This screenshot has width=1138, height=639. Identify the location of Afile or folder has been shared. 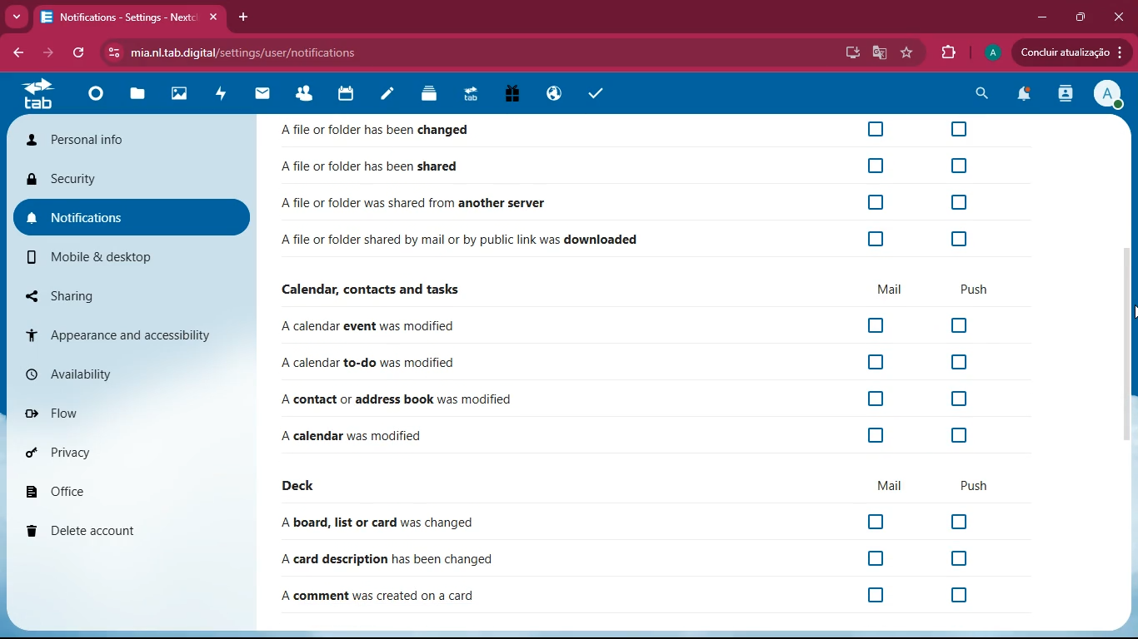
(382, 170).